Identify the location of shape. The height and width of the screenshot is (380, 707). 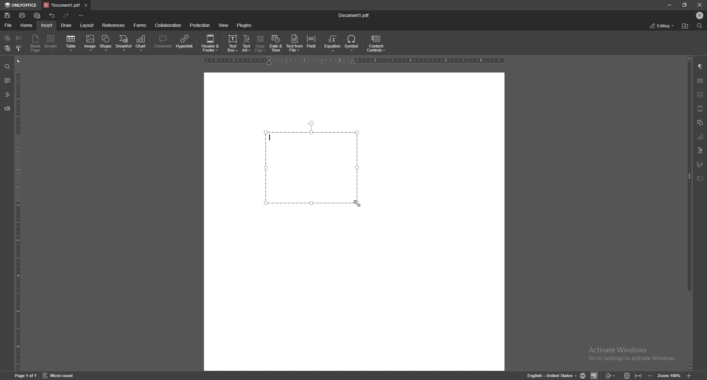
(106, 43).